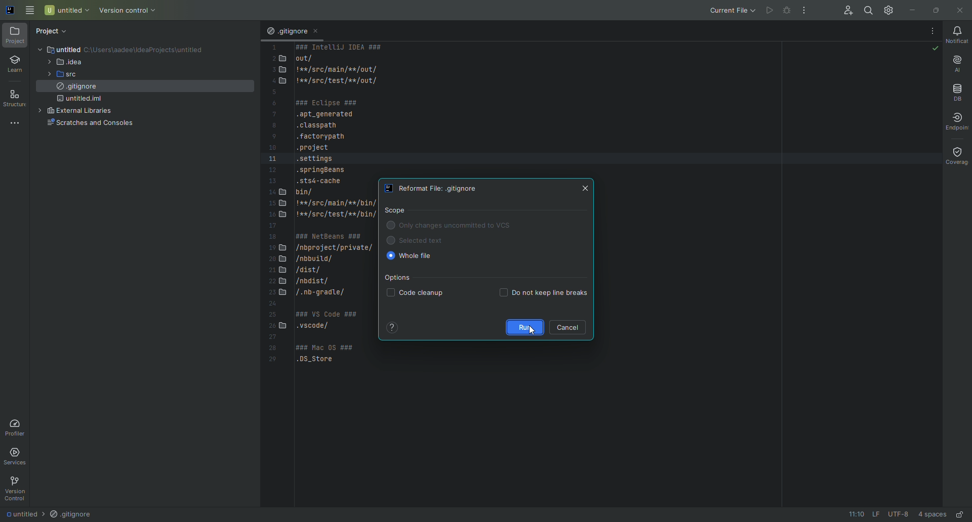  Describe the element at coordinates (898, 514) in the screenshot. I see `UTF-8(file encoding)` at that location.